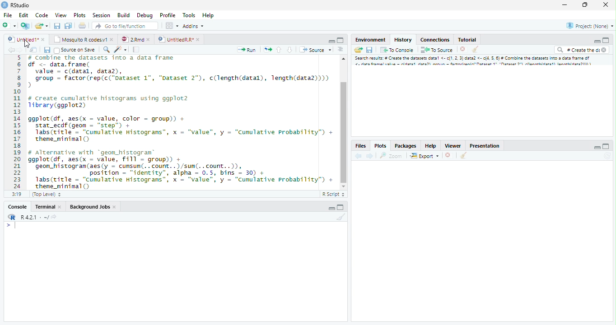 Image resolution: width=616 pixels, height=325 pixels. I want to click on Minimize, so click(566, 5).